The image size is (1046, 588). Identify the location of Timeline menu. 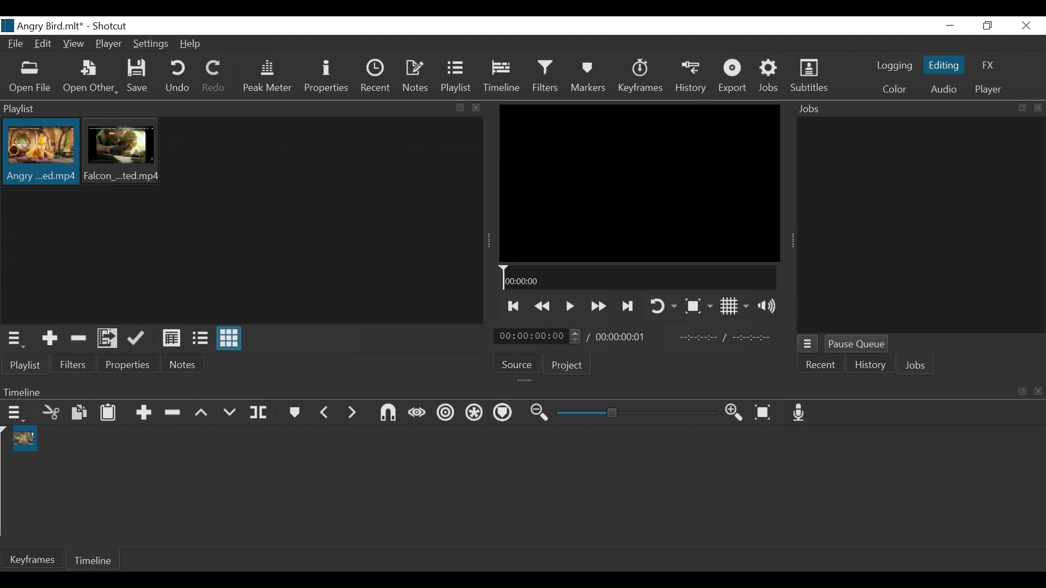
(520, 391).